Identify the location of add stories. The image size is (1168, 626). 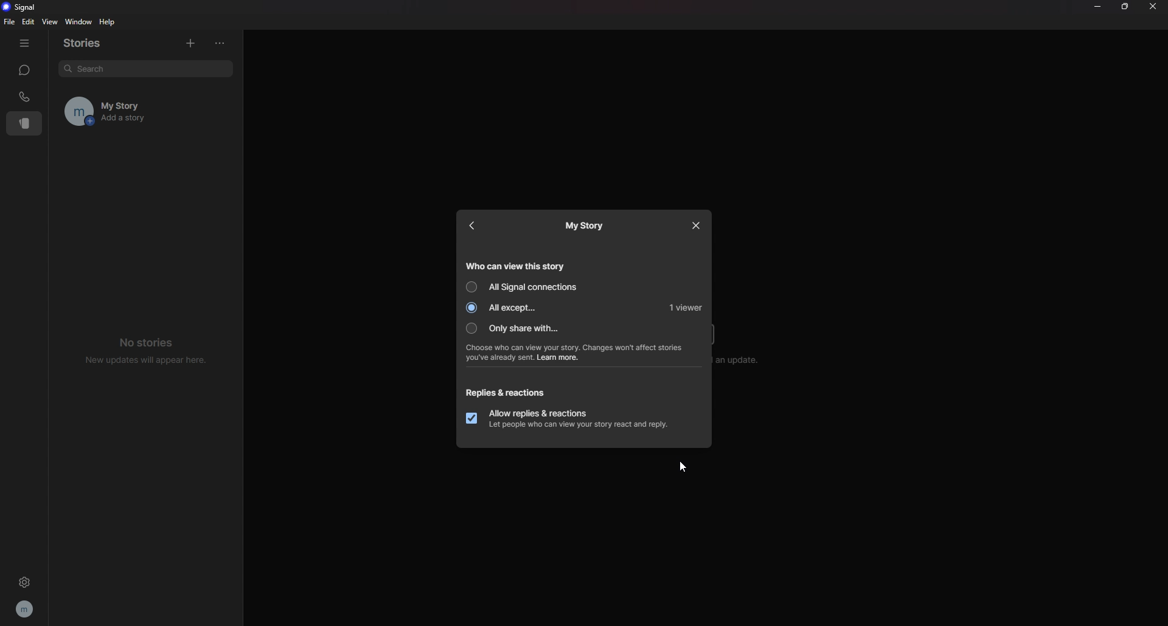
(190, 41).